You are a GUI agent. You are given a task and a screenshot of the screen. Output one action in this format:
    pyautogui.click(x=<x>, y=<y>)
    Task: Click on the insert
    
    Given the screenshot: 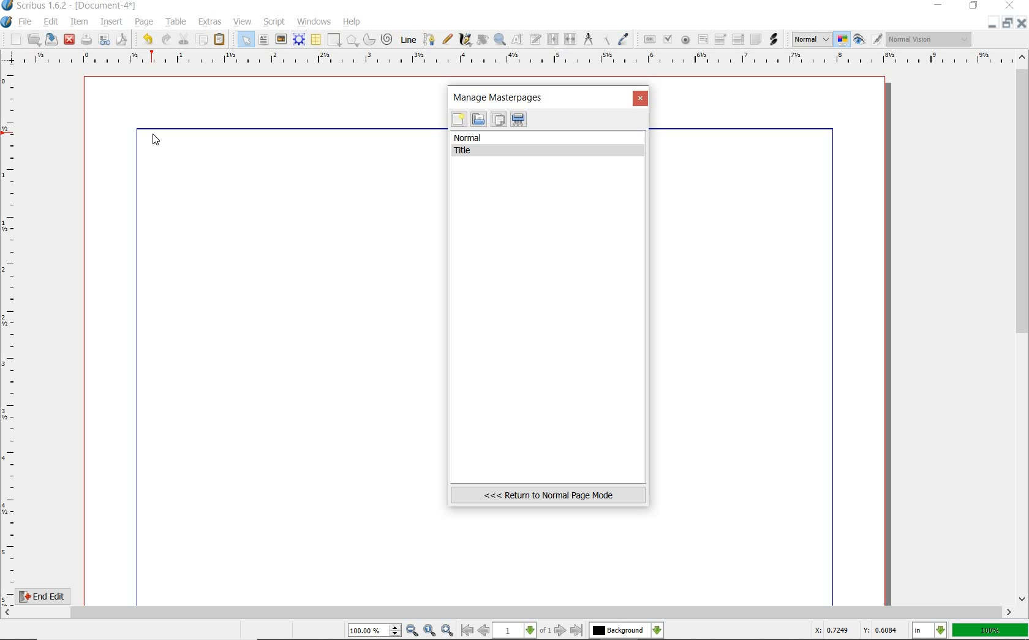 What is the action you would take?
    pyautogui.click(x=111, y=21)
    